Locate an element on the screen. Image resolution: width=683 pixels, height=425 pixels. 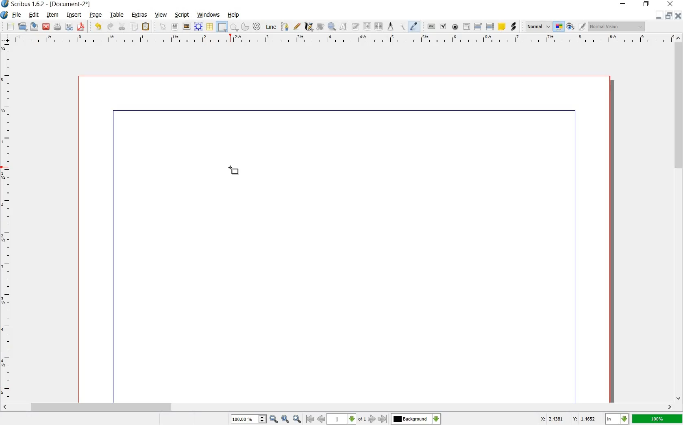
SELECT is located at coordinates (163, 27).